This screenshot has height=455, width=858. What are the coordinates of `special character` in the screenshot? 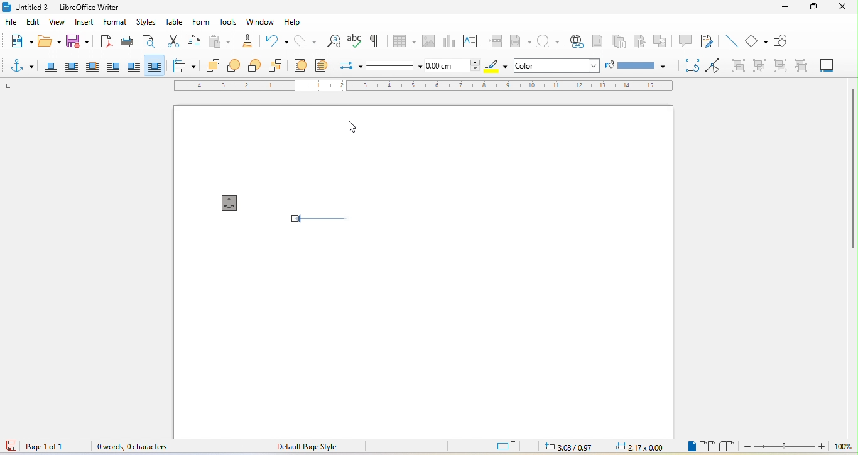 It's located at (548, 42).